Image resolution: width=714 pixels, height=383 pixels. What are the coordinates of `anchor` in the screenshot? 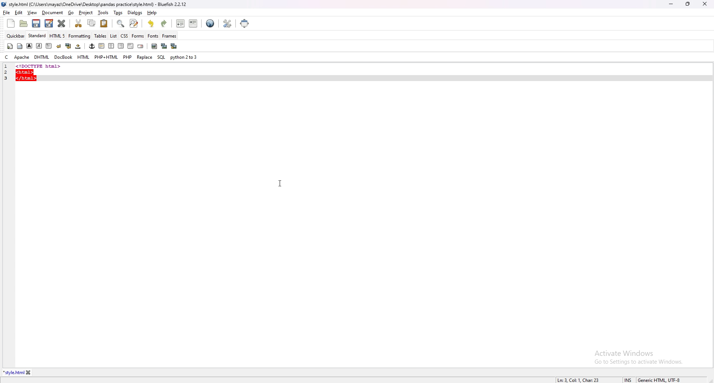 It's located at (92, 46).